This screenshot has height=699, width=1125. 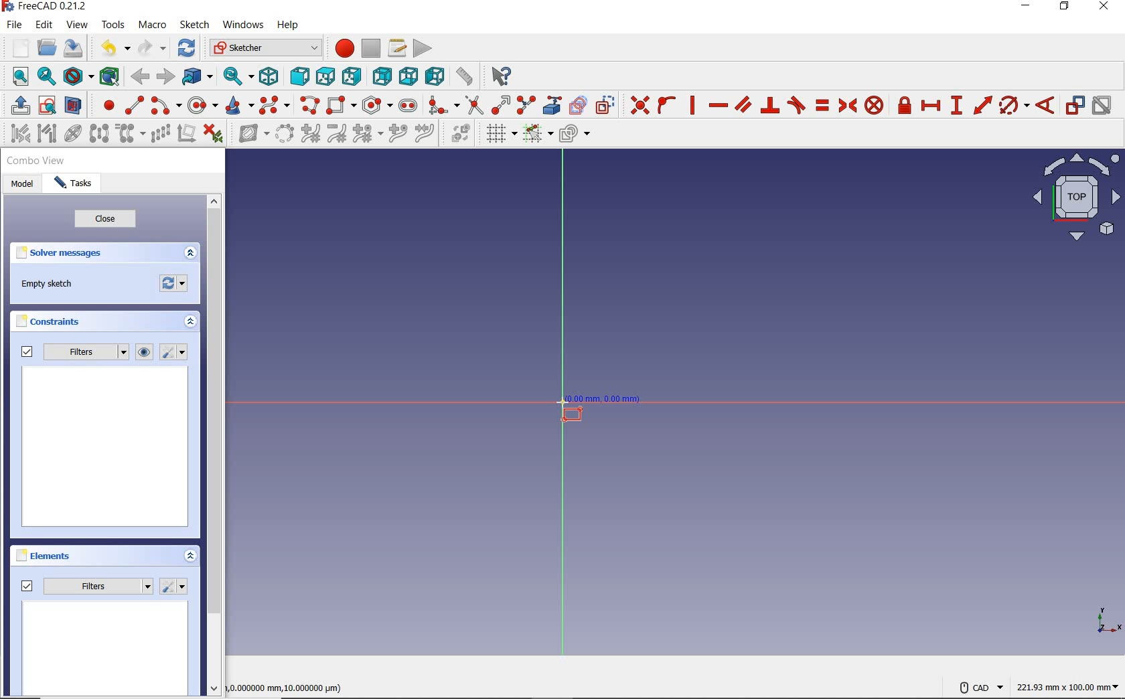 What do you see at coordinates (1108, 7) in the screenshot?
I see `close` at bounding box center [1108, 7].